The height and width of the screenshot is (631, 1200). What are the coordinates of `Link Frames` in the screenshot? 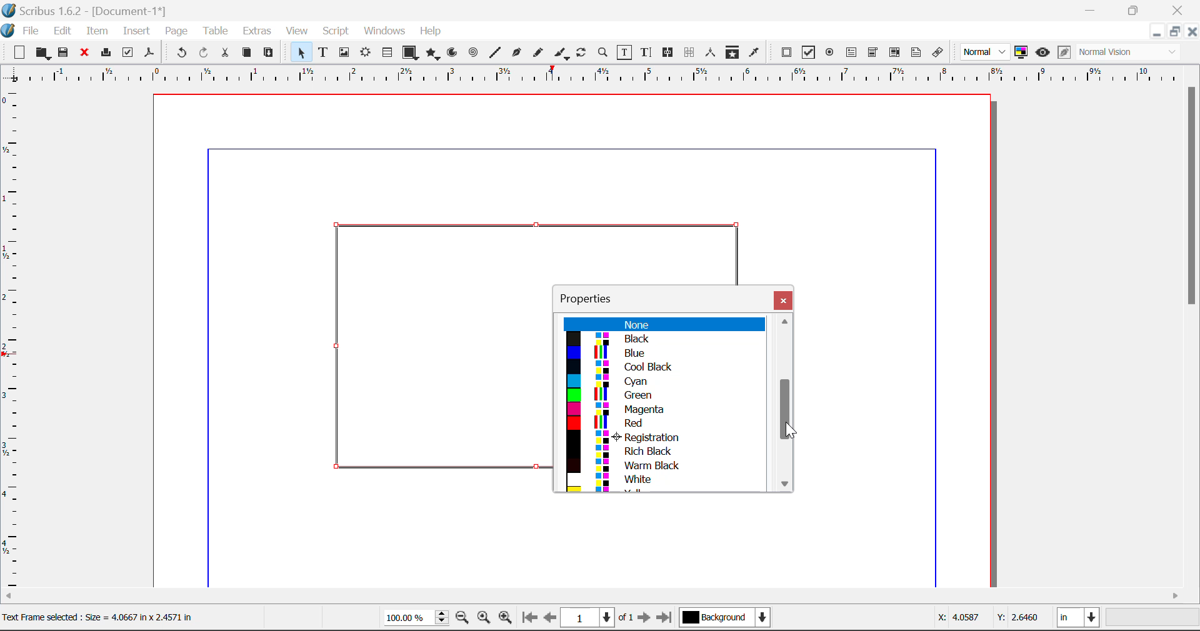 It's located at (668, 52).